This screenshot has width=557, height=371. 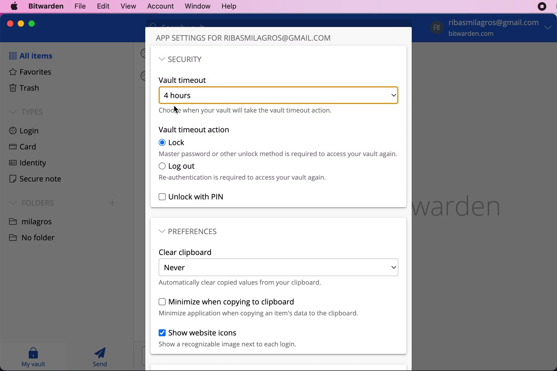 What do you see at coordinates (31, 221) in the screenshot?
I see `folder name` at bounding box center [31, 221].